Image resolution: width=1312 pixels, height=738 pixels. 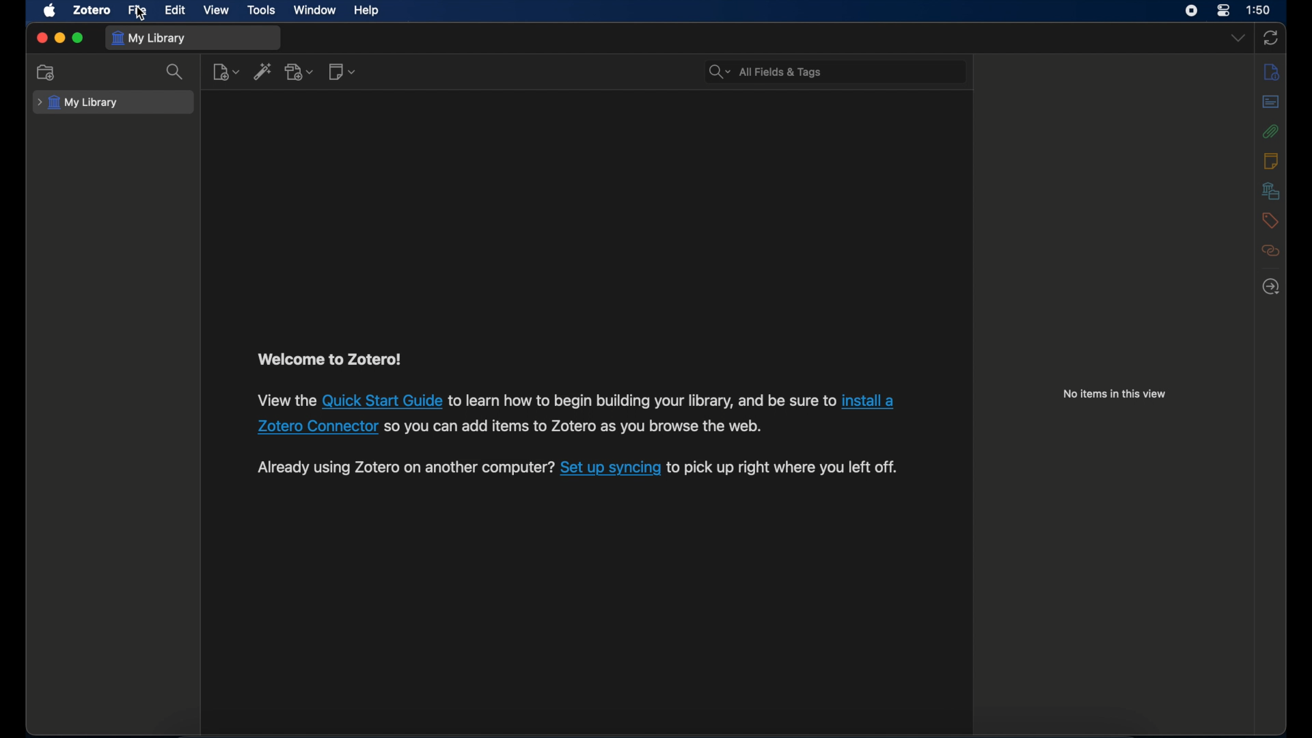 I want to click on cursor, so click(x=145, y=17).